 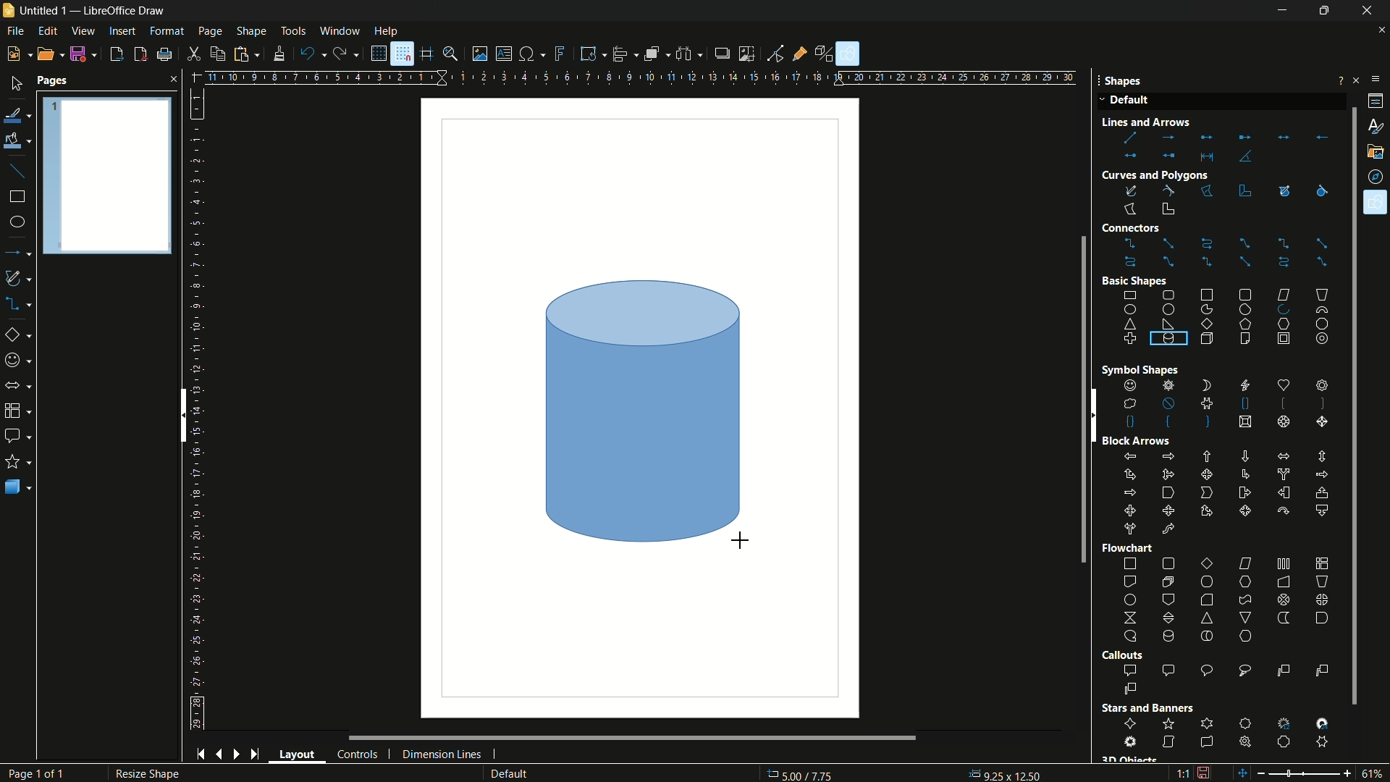 What do you see at coordinates (123, 10) in the screenshot?
I see `app name` at bounding box center [123, 10].